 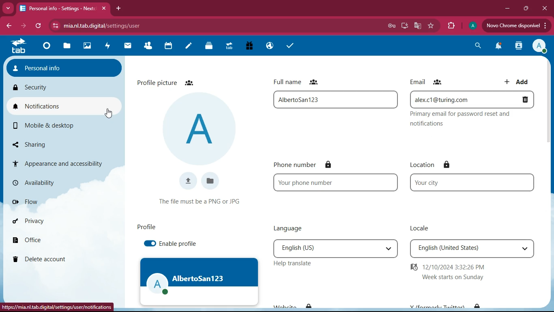 I want to click on extensions, so click(x=449, y=25).